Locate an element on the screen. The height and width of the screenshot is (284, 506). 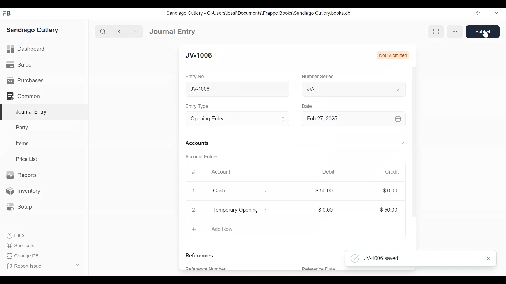
Report Issue is located at coordinates (25, 266).